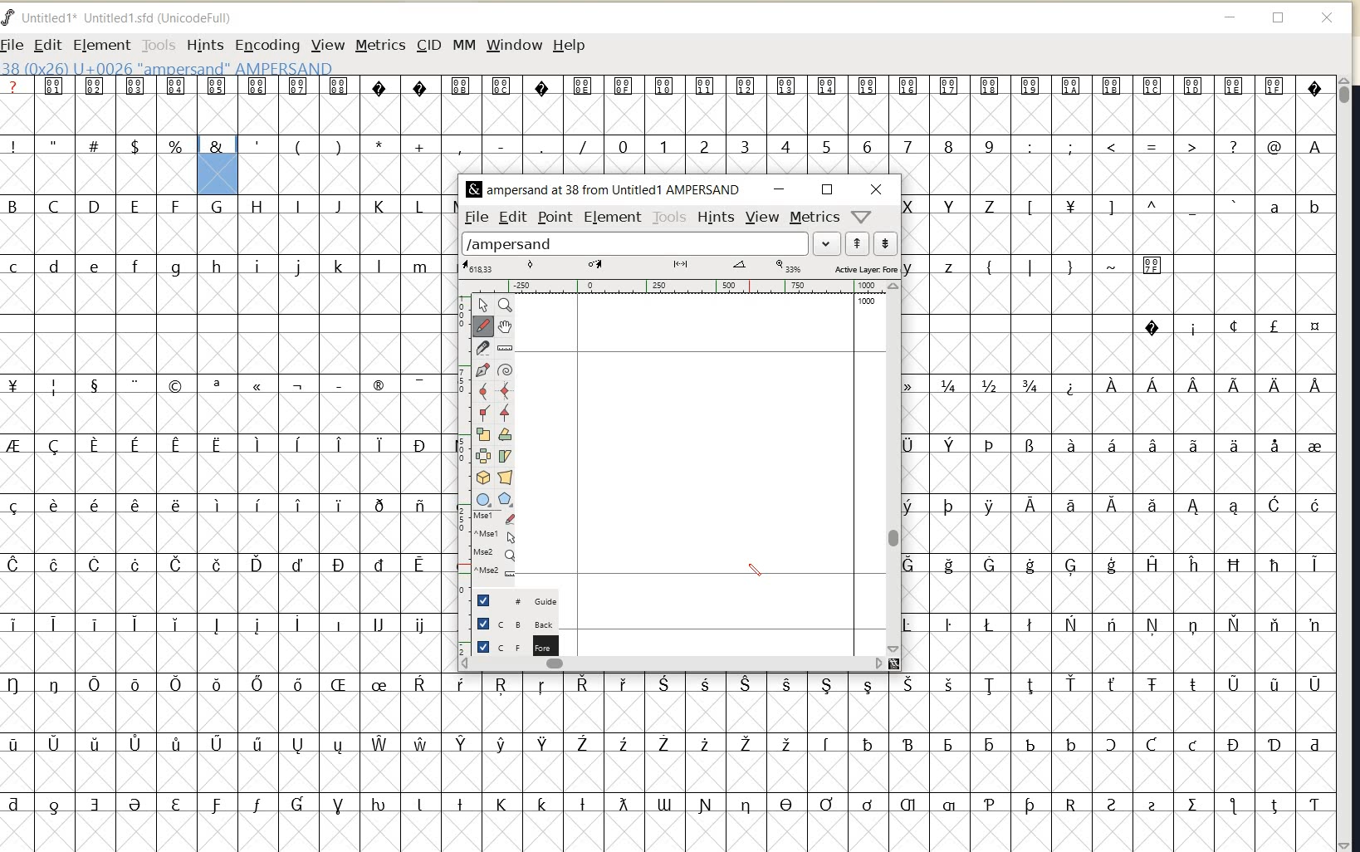 Image resolution: width=1360 pixels, height=852 pixels. What do you see at coordinates (514, 600) in the screenshot?
I see `GUIDE` at bounding box center [514, 600].